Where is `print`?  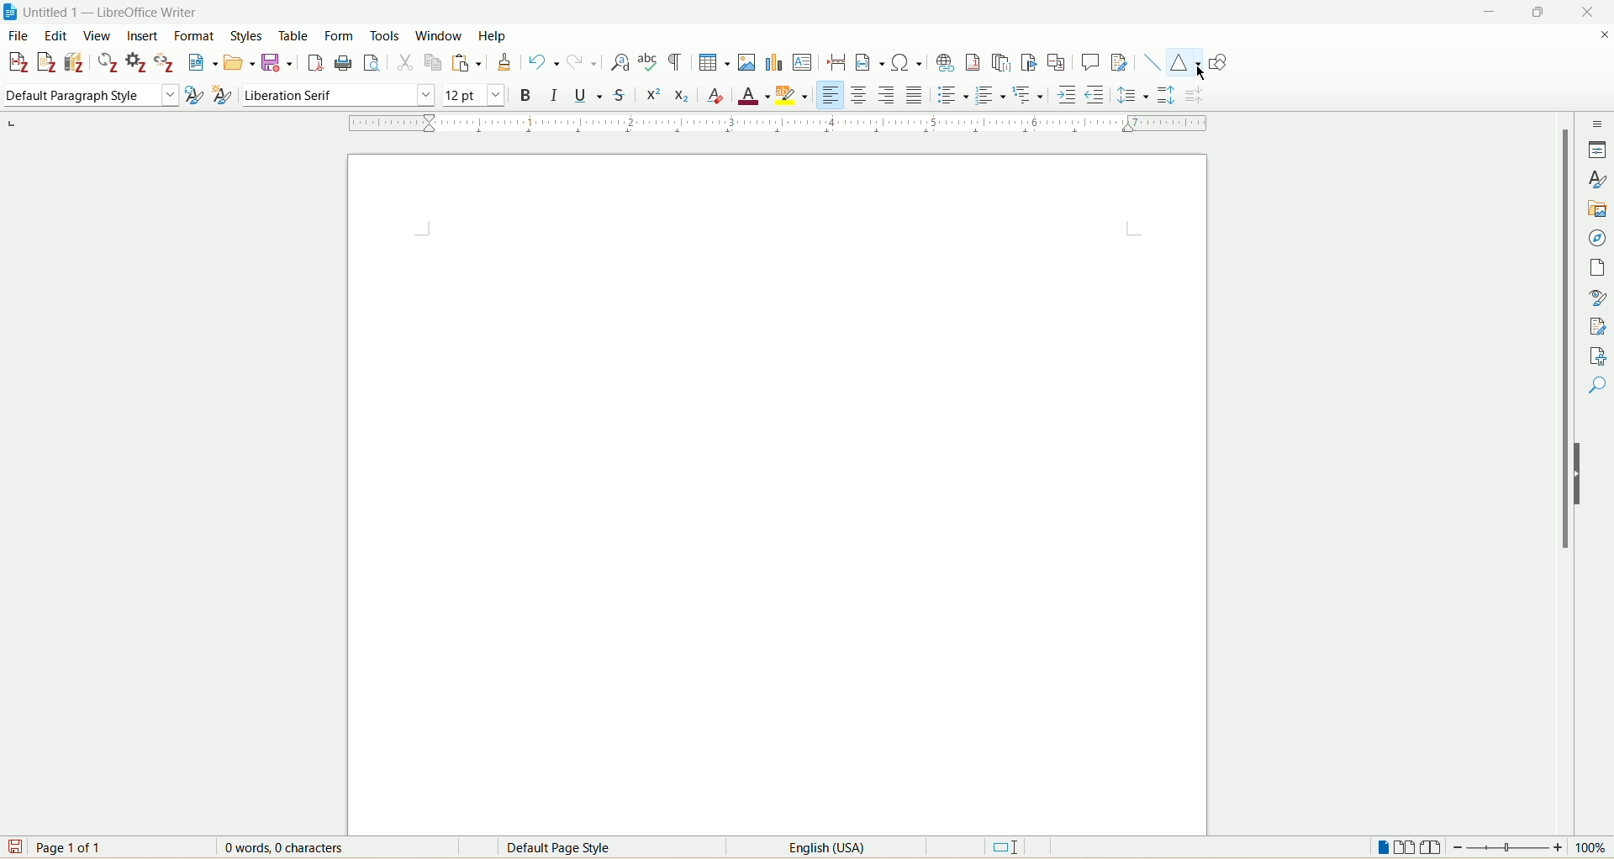 print is located at coordinates (343, 63).